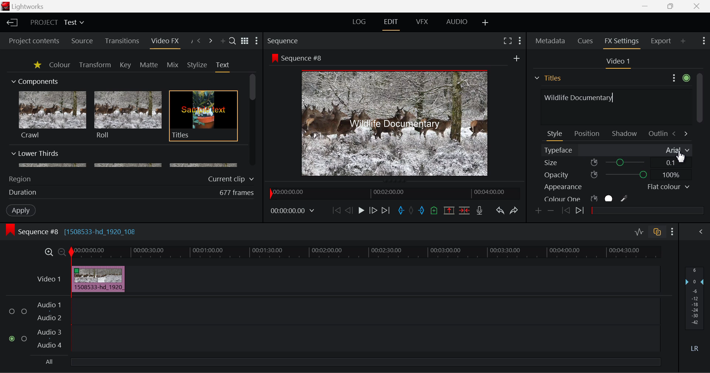 The image size is (710, 373). What do you see at coordinates (6, 6) in the screenshot?
I see `logo` at bounding box center [6, 6].